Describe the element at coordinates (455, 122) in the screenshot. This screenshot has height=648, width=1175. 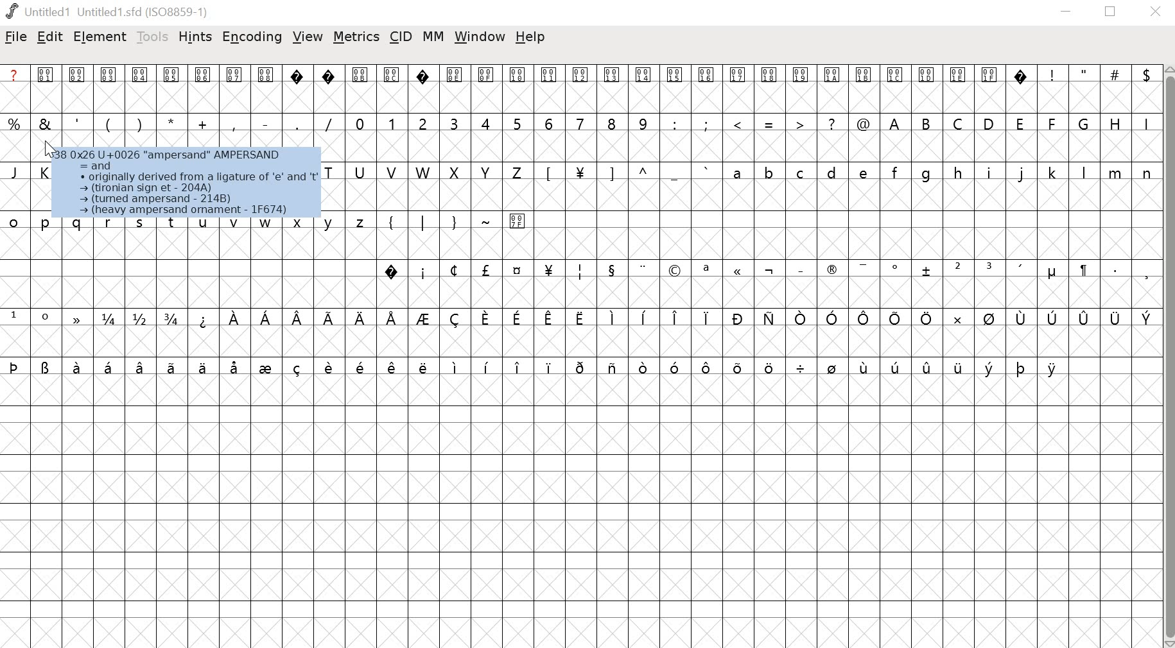
I see `3` at that location.